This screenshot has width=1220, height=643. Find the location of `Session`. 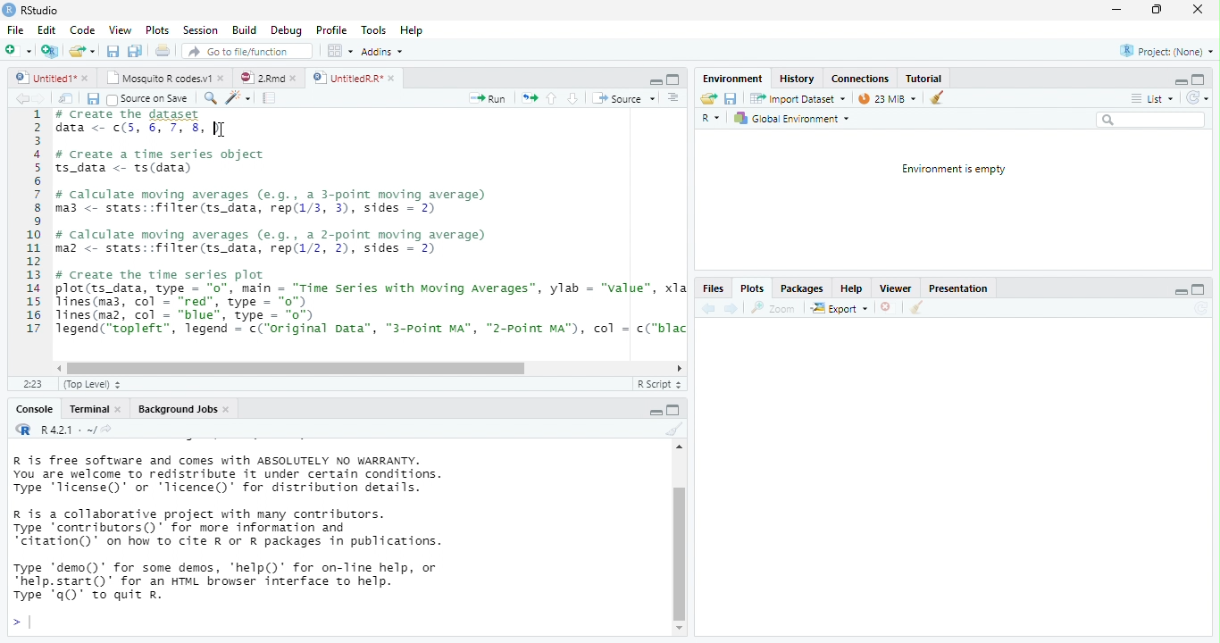

Session is located at coordinates (200, 29).